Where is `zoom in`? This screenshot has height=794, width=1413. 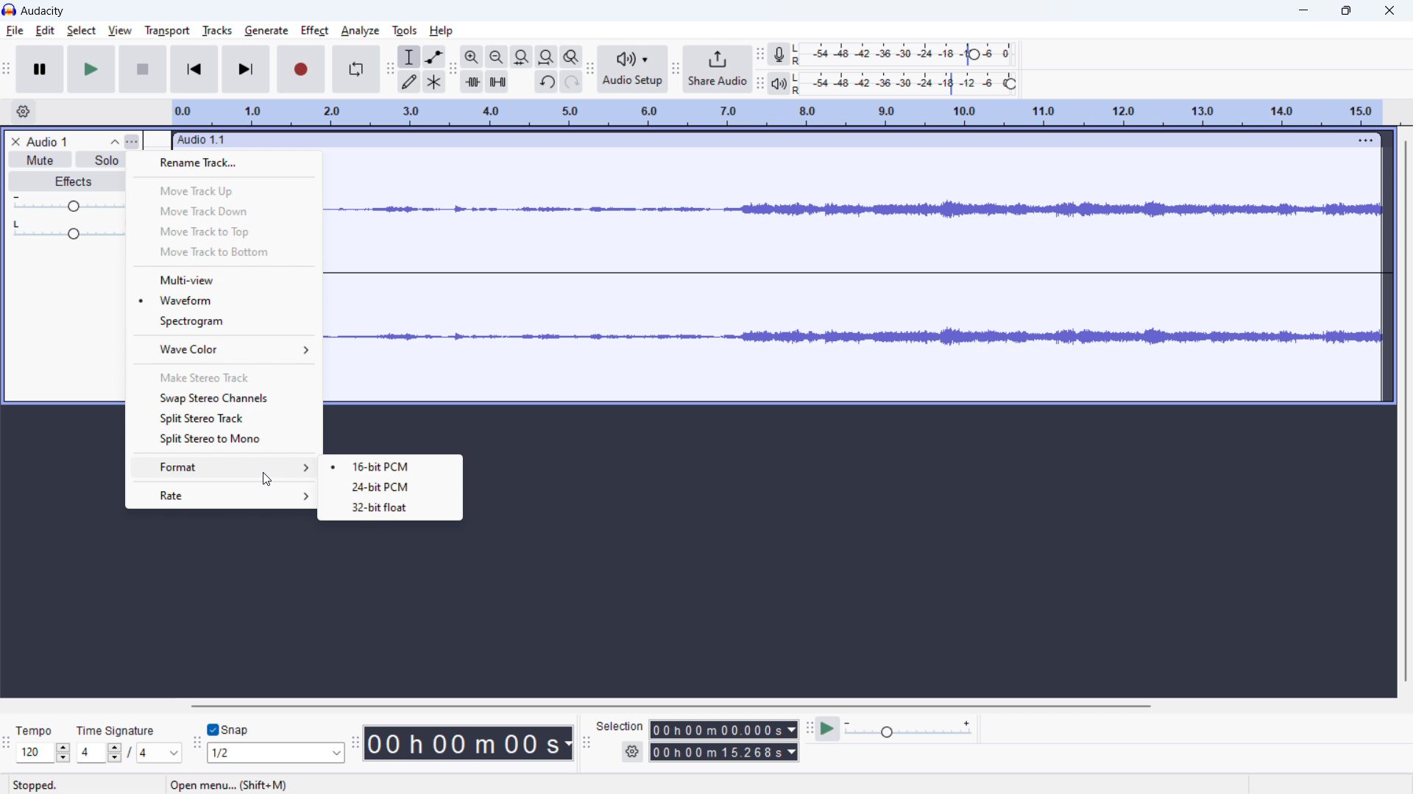 zoom in is located at coordinates (471, 56).